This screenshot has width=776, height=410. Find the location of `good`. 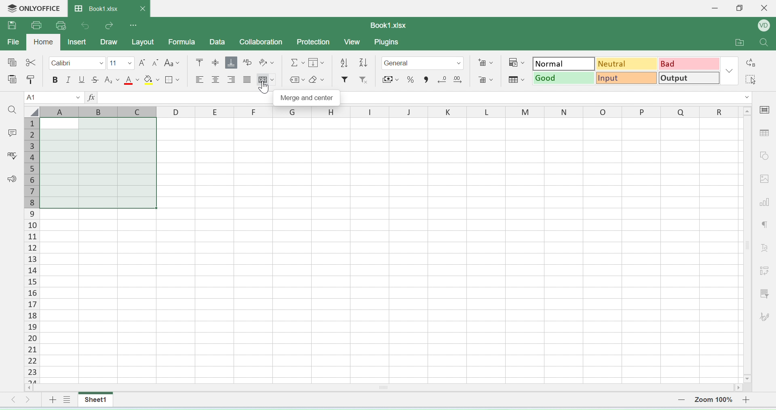

good is located at coordinates (563, 78).